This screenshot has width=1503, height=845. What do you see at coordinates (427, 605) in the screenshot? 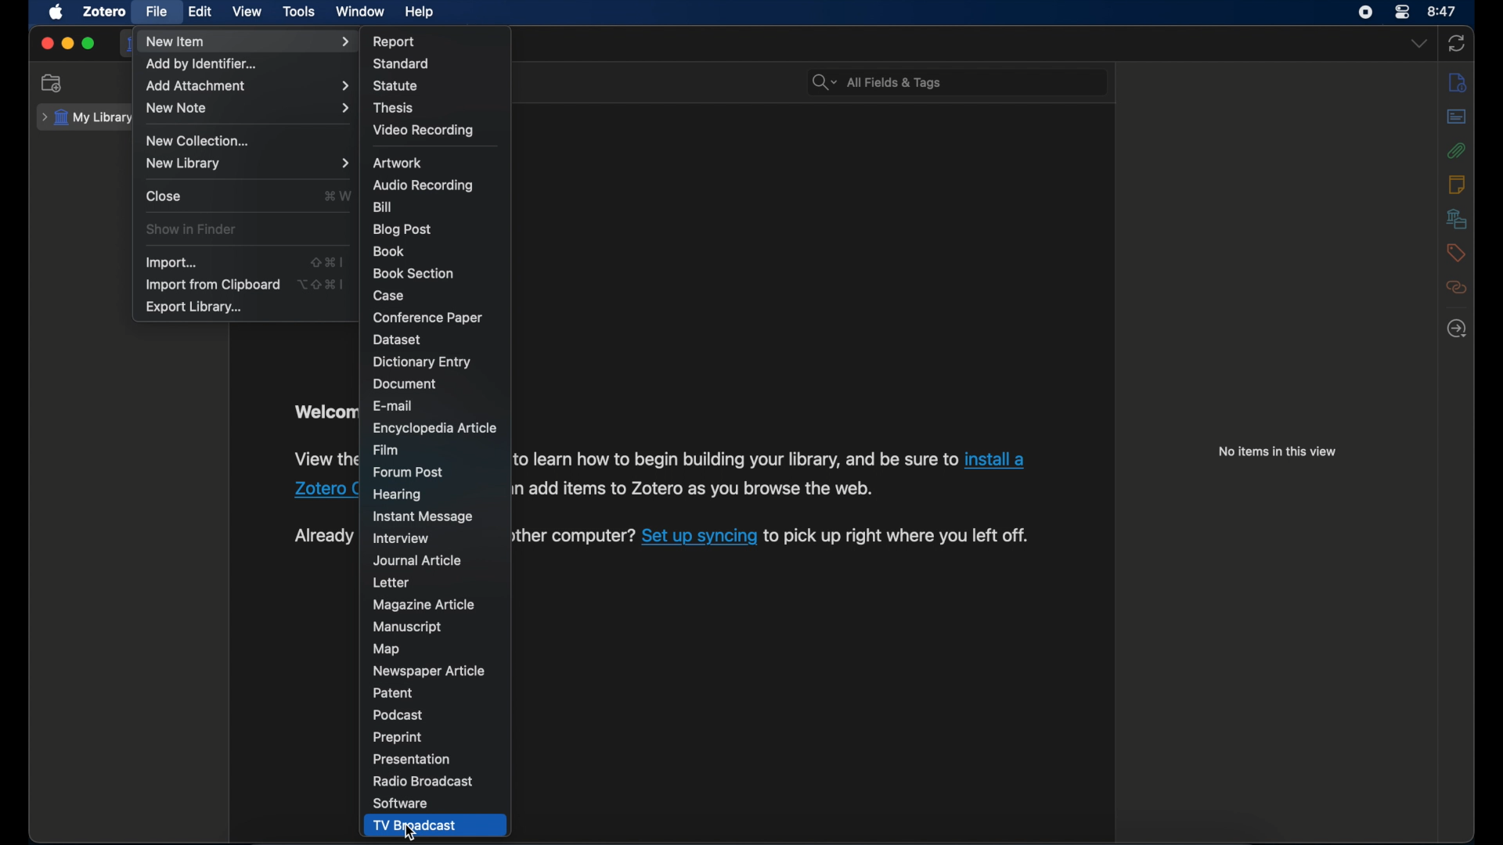
I see `magazine article` at bounding box center [427, 605].